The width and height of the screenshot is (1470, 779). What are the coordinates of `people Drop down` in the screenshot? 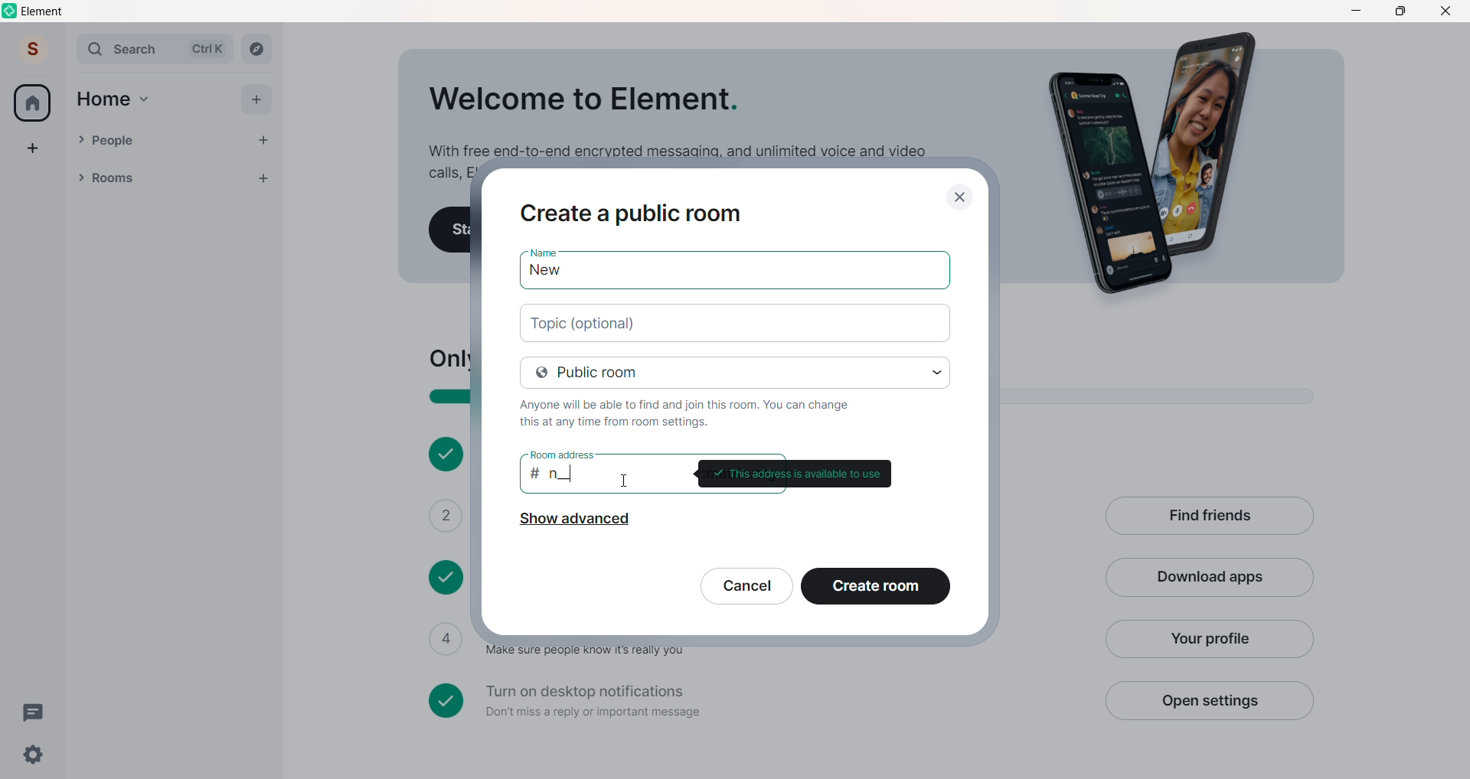 It's located at (80, 139).